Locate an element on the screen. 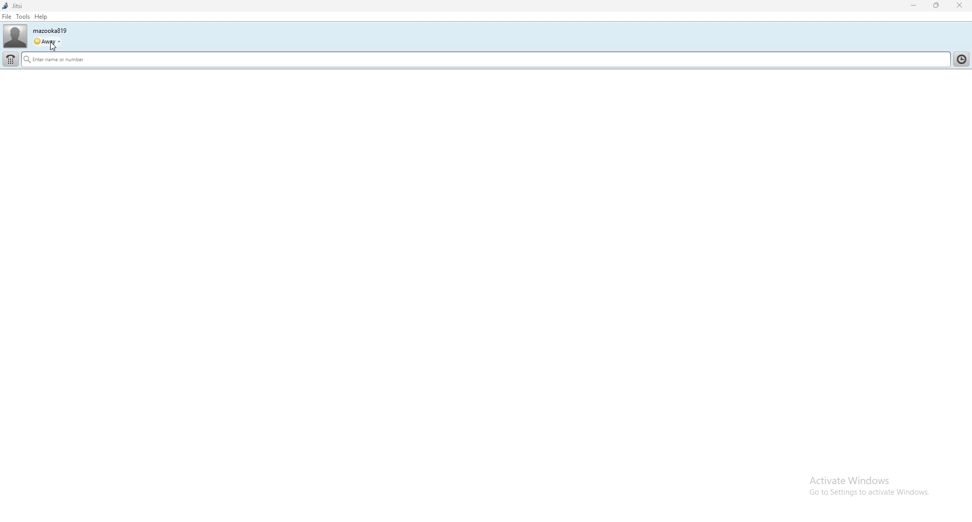  jitsi is located at coordinates (13, 6).